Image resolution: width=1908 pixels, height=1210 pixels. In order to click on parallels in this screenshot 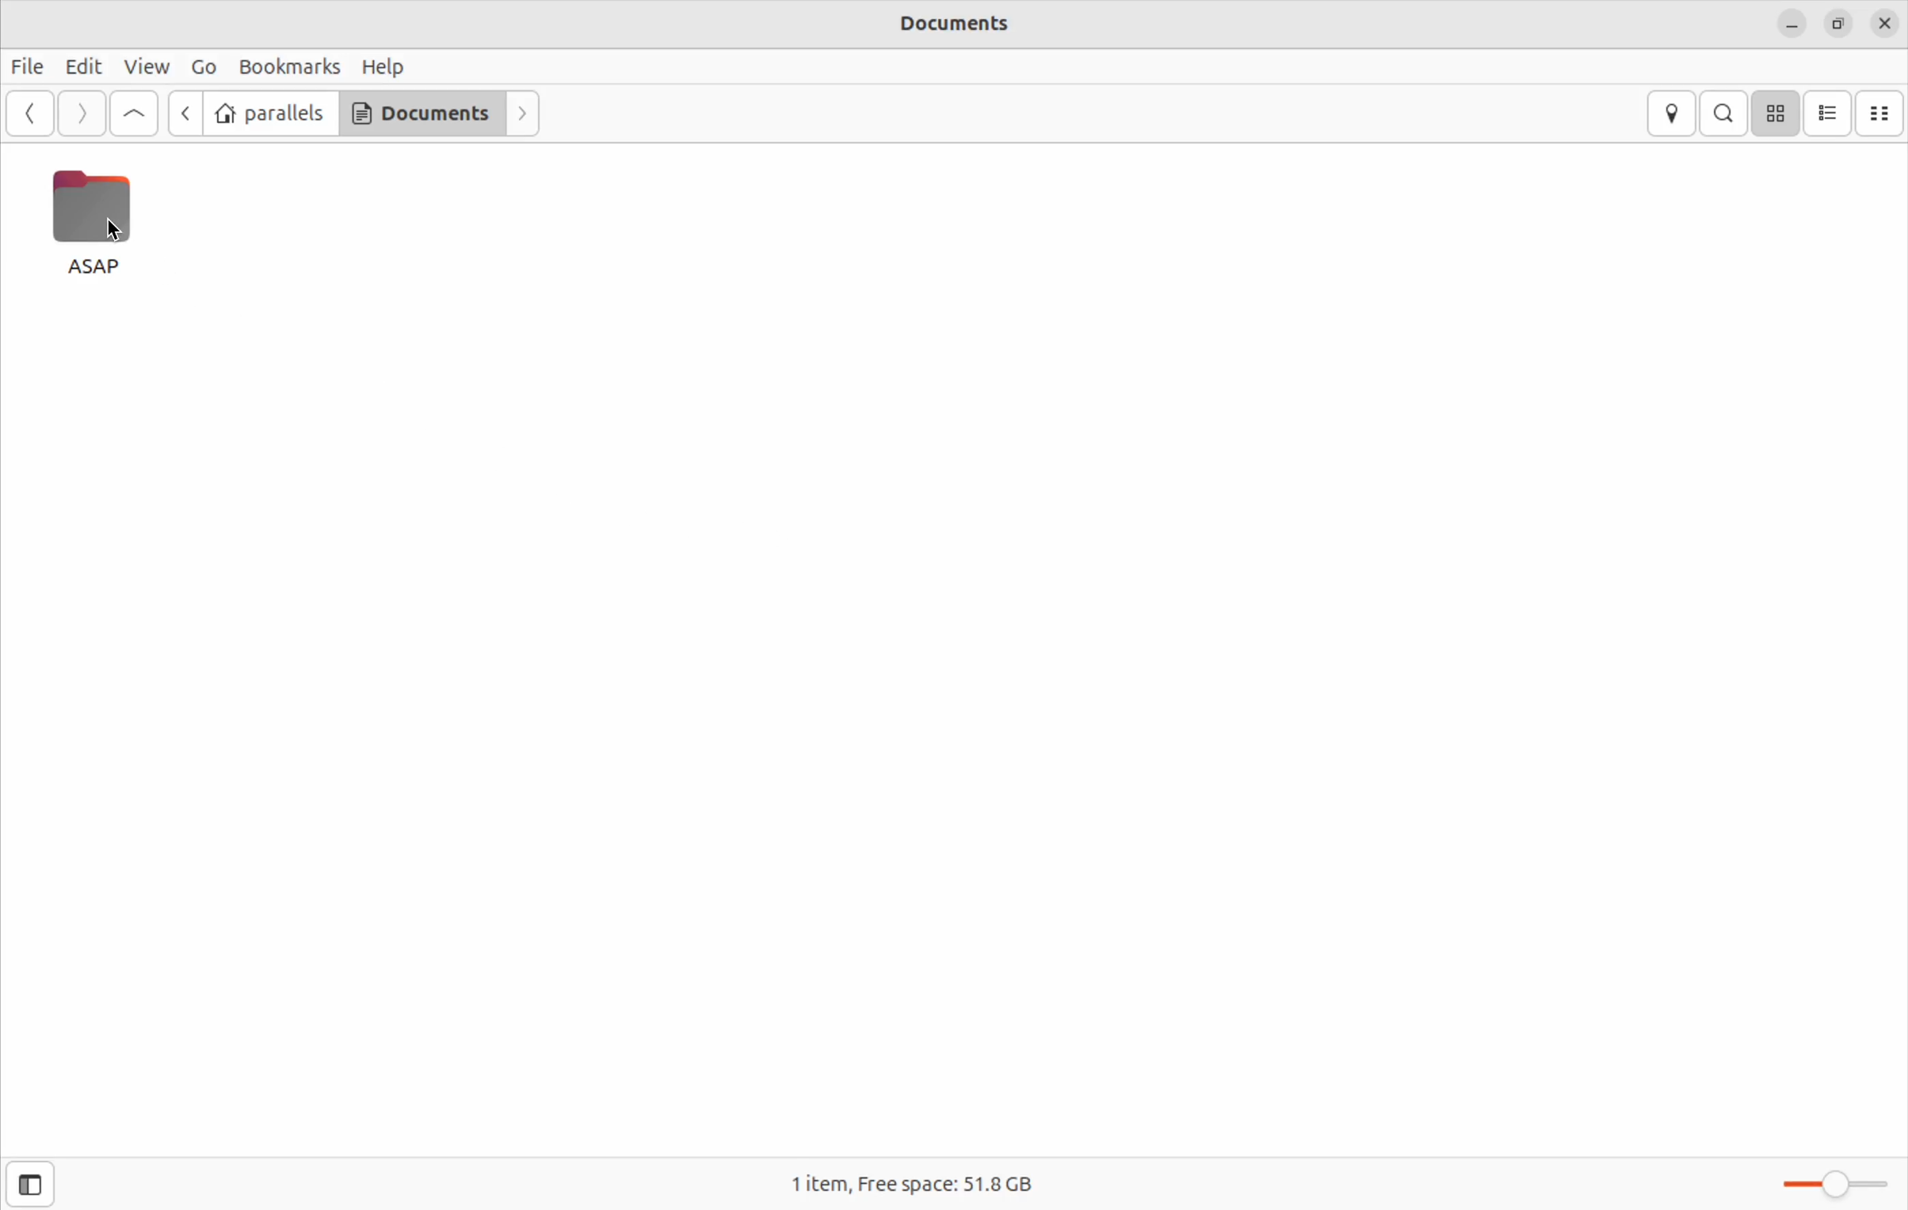, I will do `click(271, 113)`.